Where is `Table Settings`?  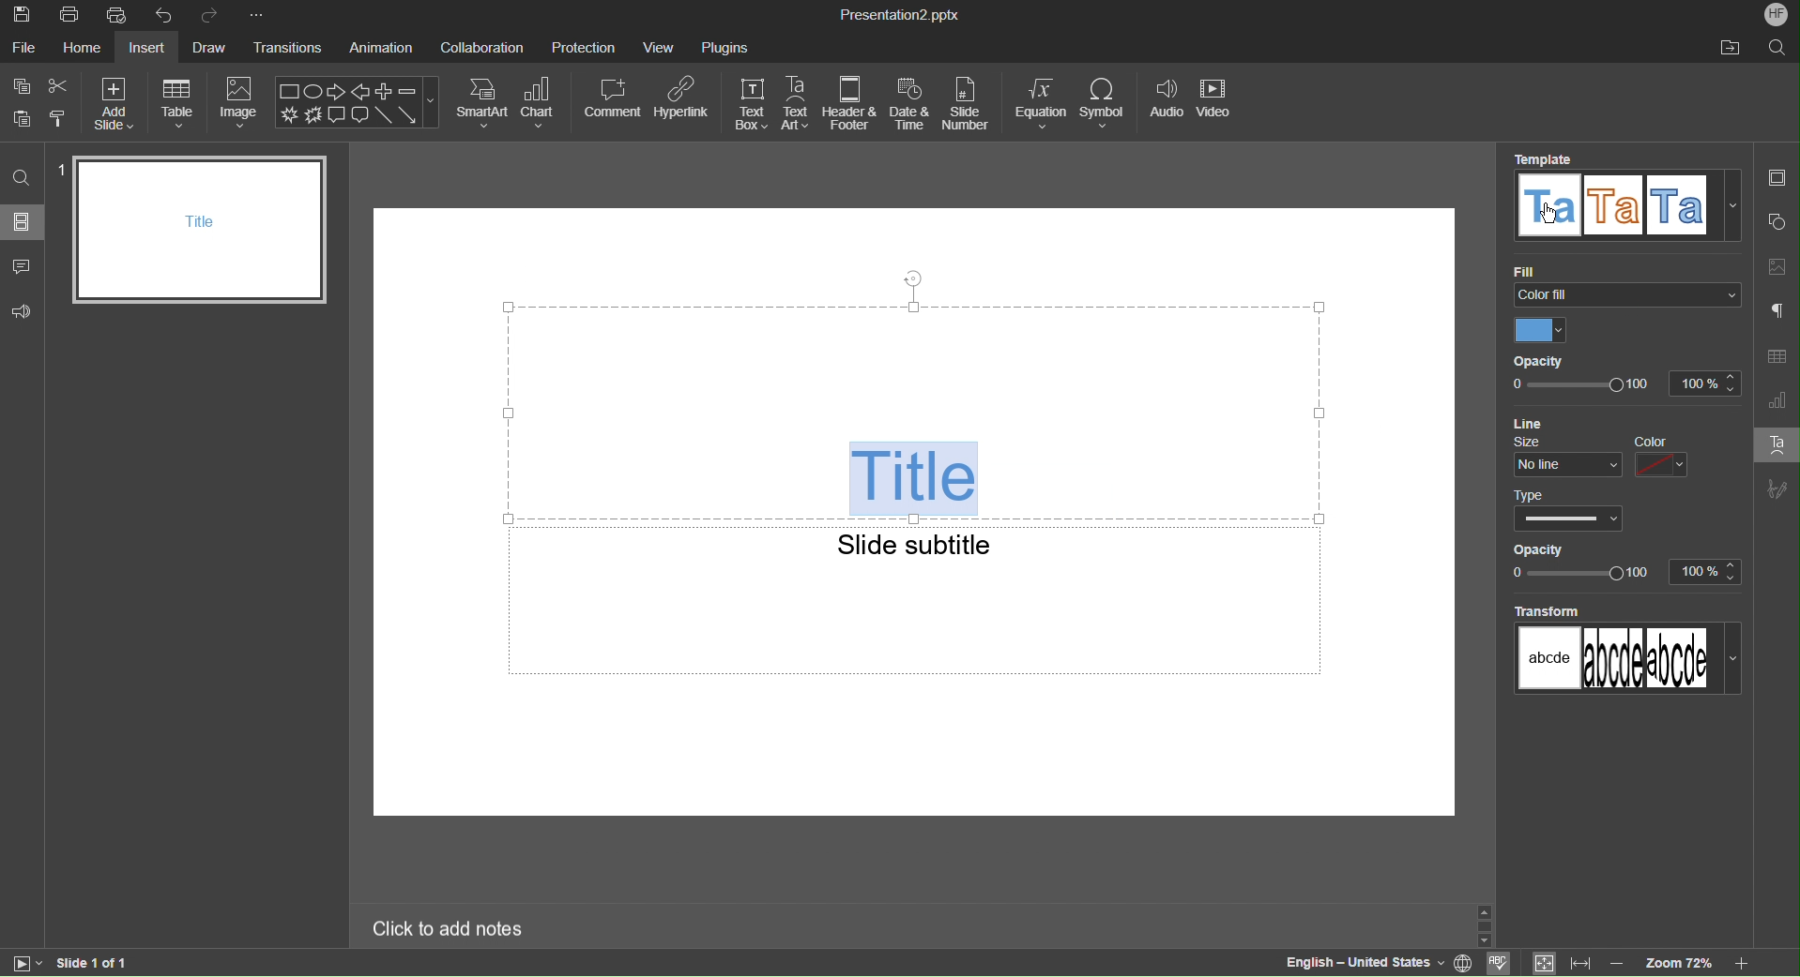
Table Settings is located at coordinates (1777, 356).